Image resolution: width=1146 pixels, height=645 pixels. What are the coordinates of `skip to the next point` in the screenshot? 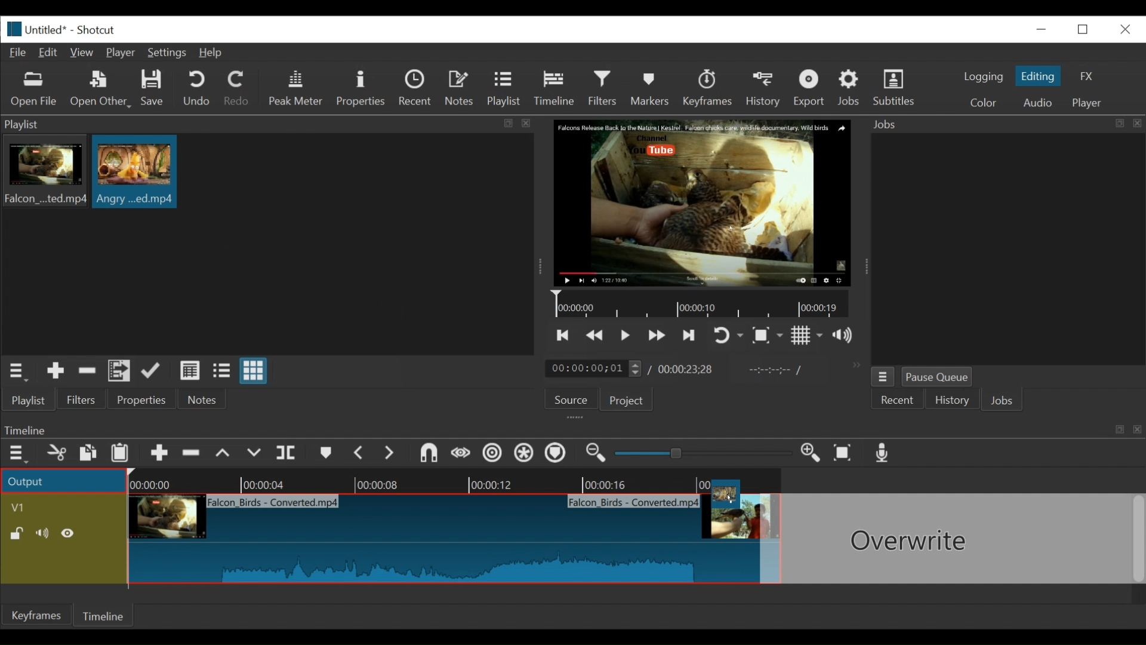 It's located at (691, 335).